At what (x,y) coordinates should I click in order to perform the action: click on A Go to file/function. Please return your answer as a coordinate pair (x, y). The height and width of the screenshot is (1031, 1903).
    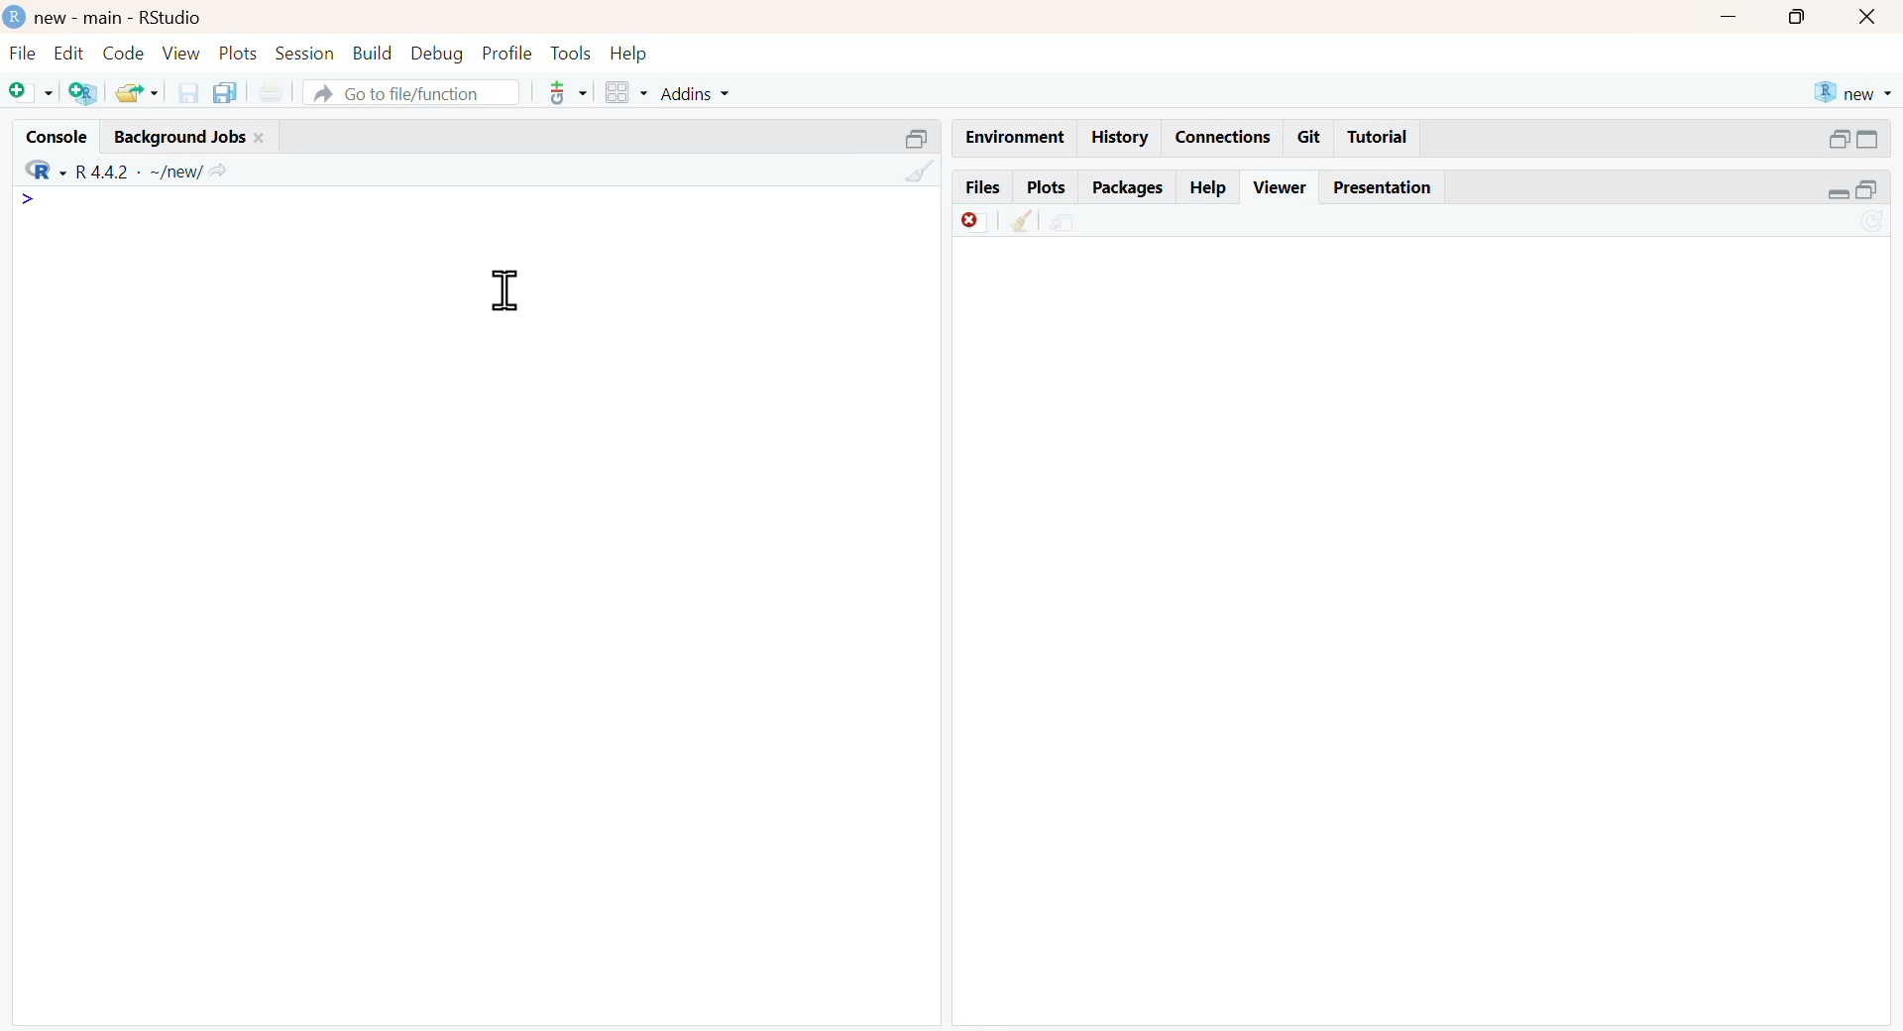
    Looking at the image, I should click on (409, 93).